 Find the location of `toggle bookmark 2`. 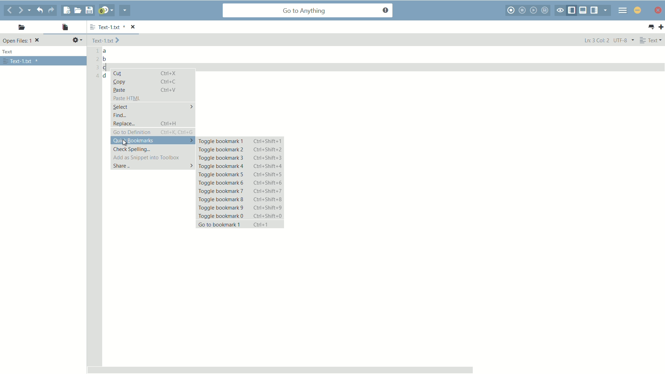

toggle bookmark 2 is located at coordinates (240, 150).